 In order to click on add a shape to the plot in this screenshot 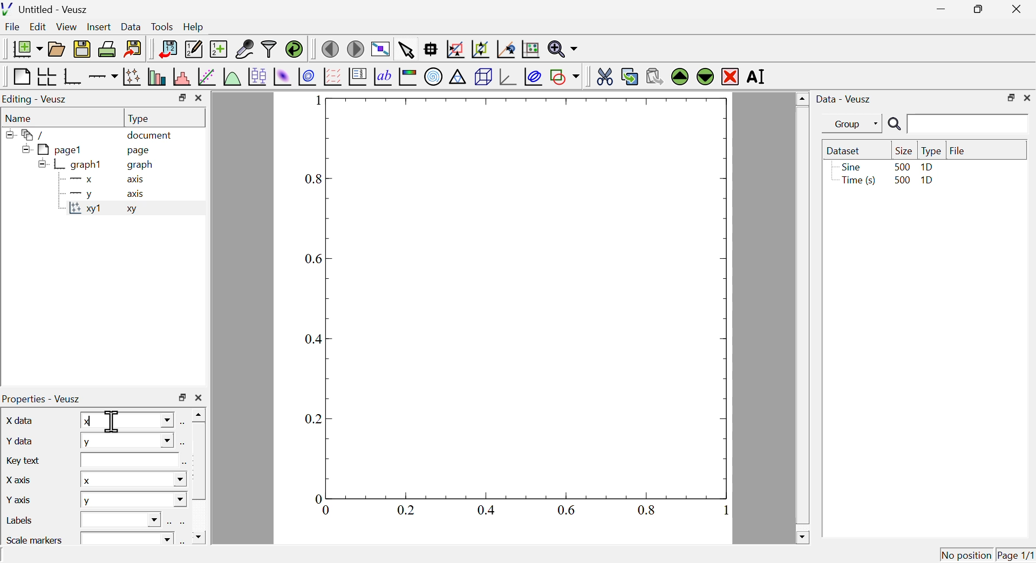, I will do `click(565, 77)`.